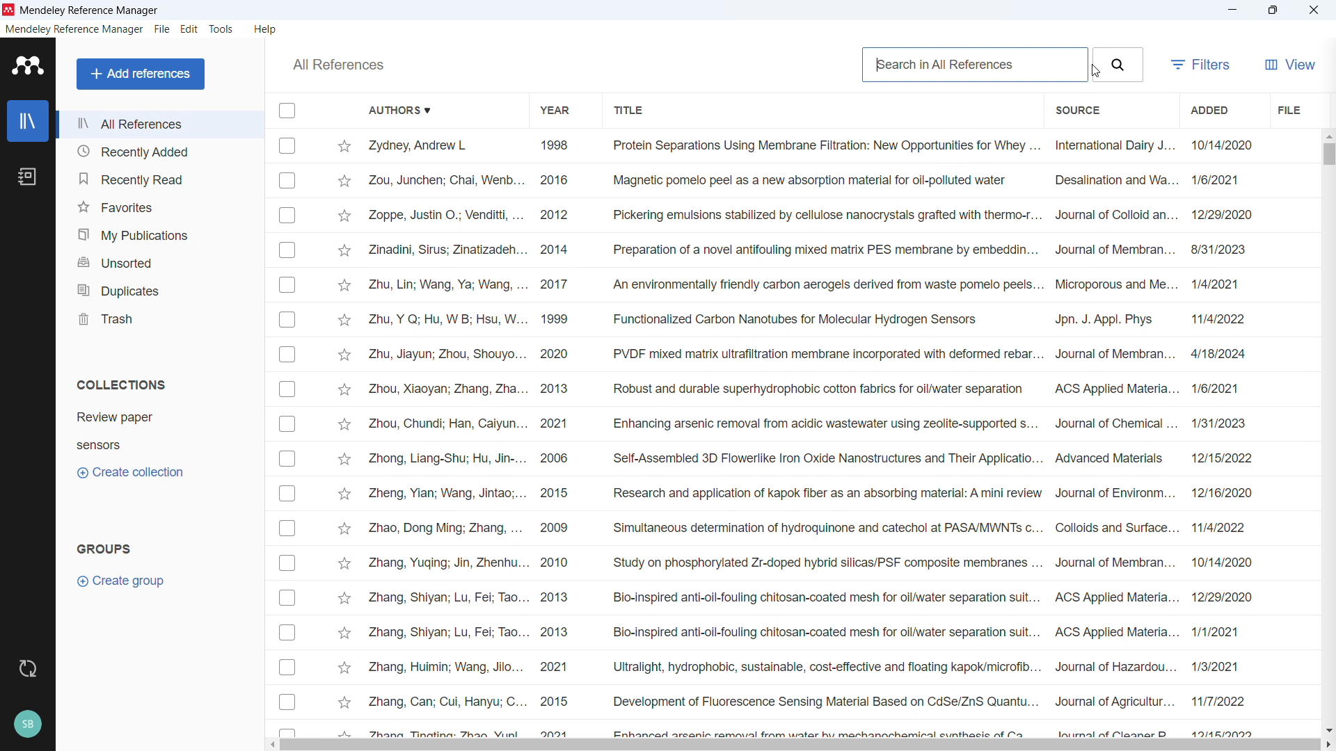  What do you see at coordinates (270, 745) in the screenshot?
I see `Scroll left ` at bounding box center [270, 745].